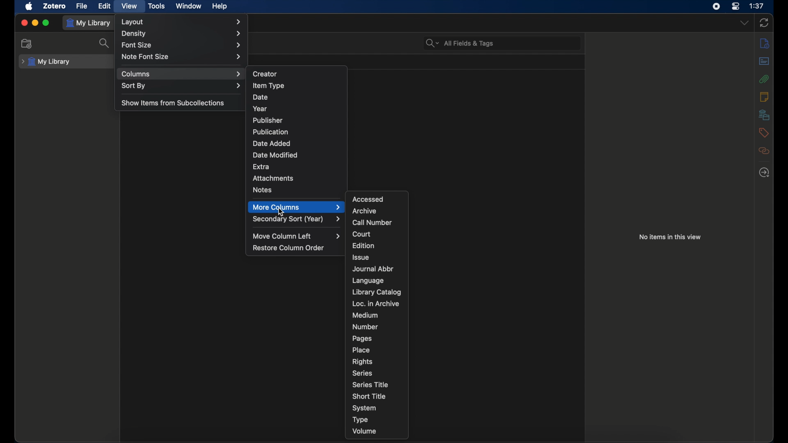 This screenshot has height=443, width=788. I want to click on short title, so click(369, 396).